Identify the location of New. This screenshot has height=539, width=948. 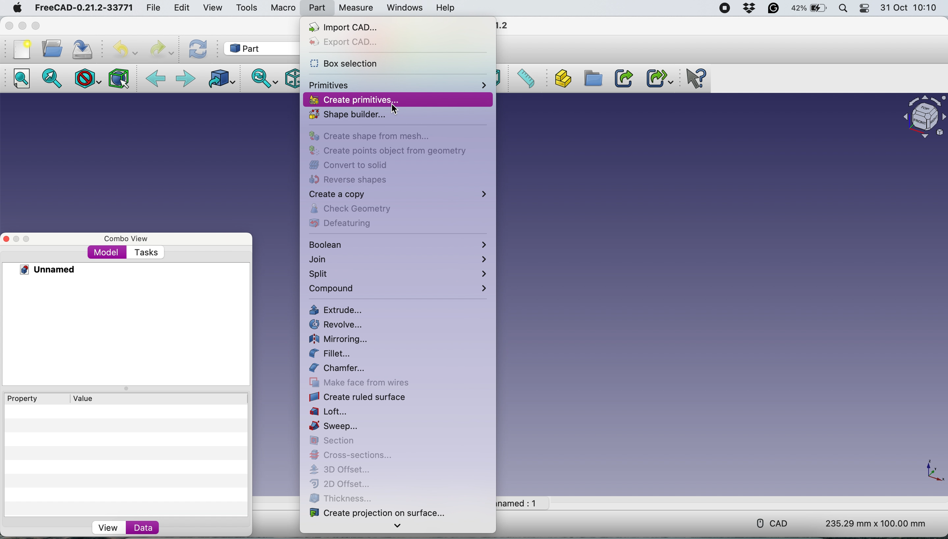
(21, 49).